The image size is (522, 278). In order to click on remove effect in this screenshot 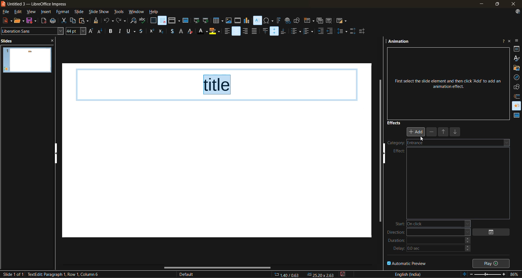, I will do `click(432, 132)`.